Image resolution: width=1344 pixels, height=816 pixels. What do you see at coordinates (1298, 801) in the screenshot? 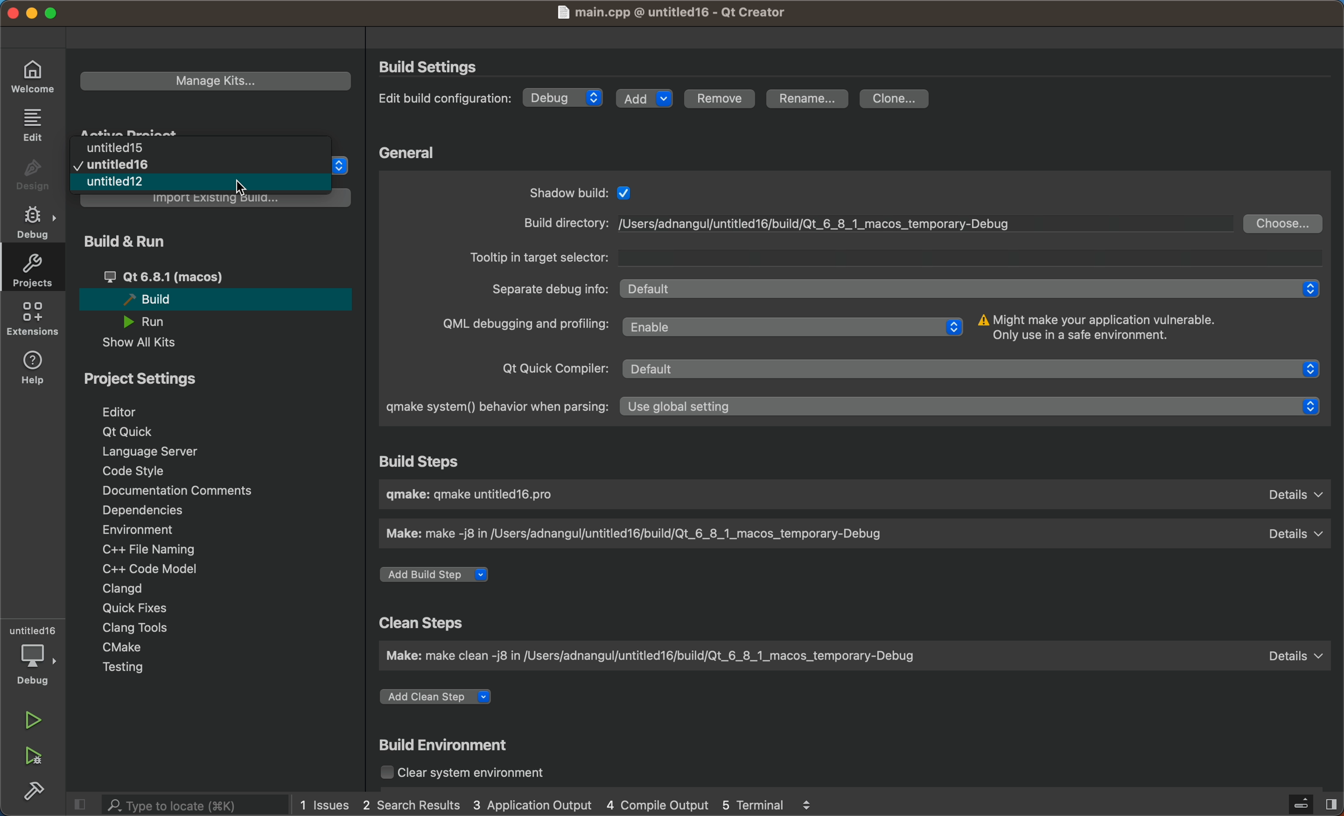
I see `close sidebar` at bounding box center [1298, 801].